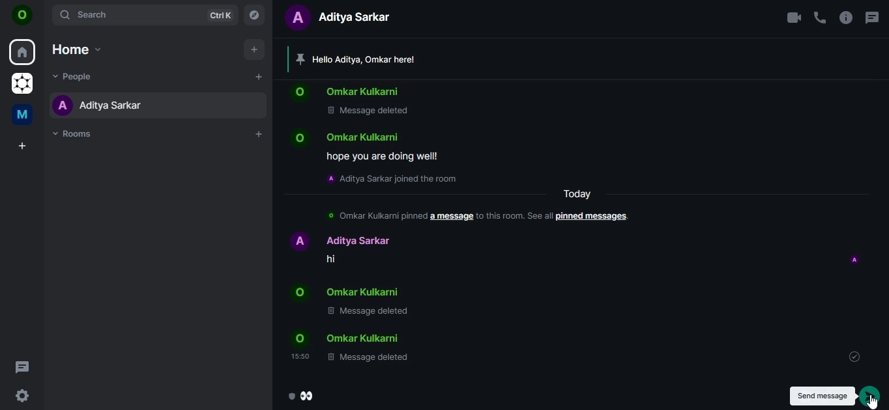  I want to click on aditya sarkar, so click(96, 105).